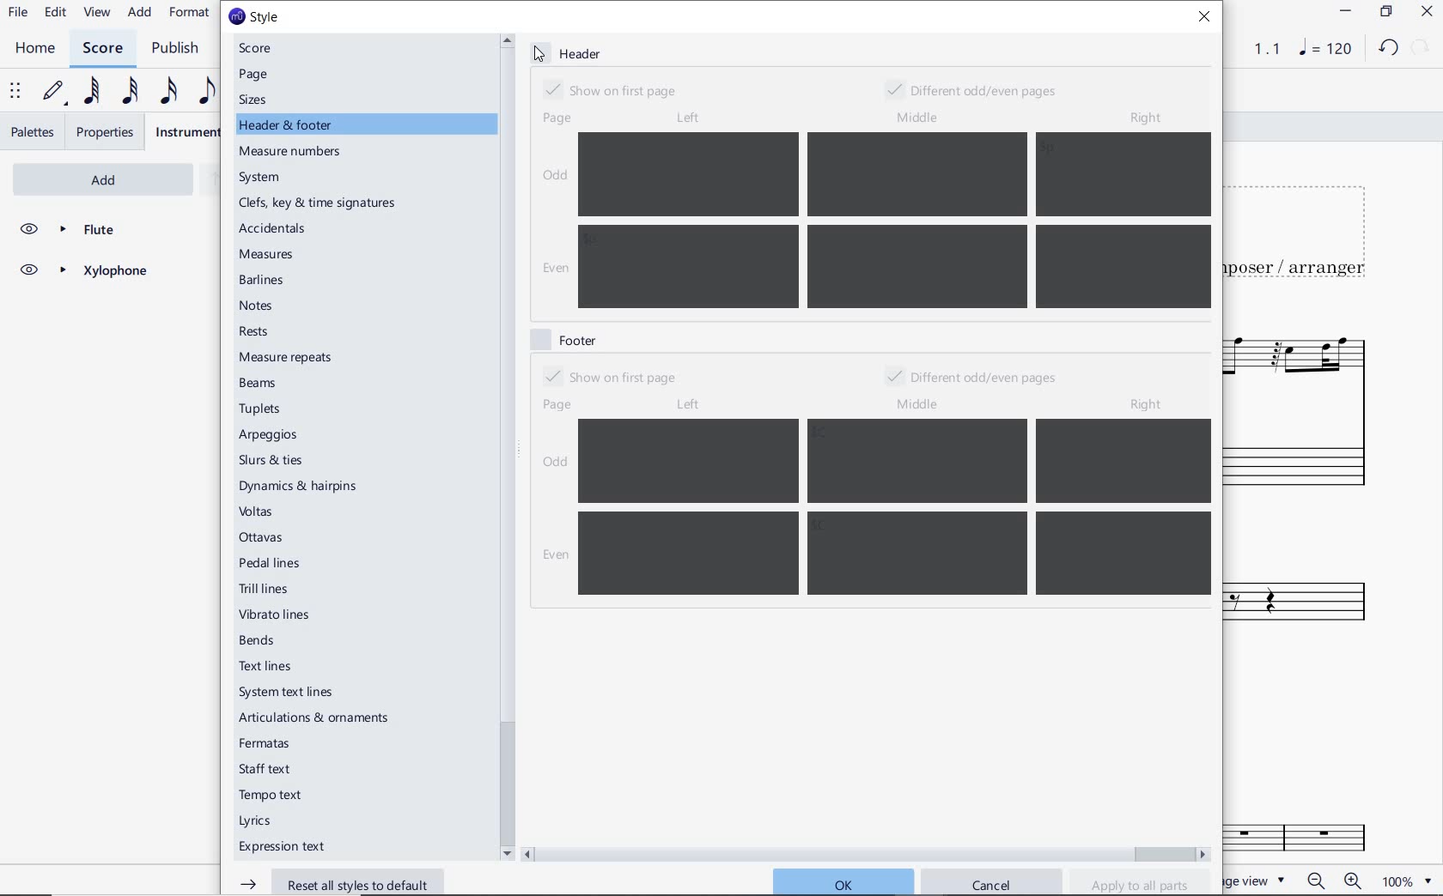 The image size is (1443, 896). Describe the element at coordinates (190, 14) in the screenshot. I see `FORMAT` at that location.